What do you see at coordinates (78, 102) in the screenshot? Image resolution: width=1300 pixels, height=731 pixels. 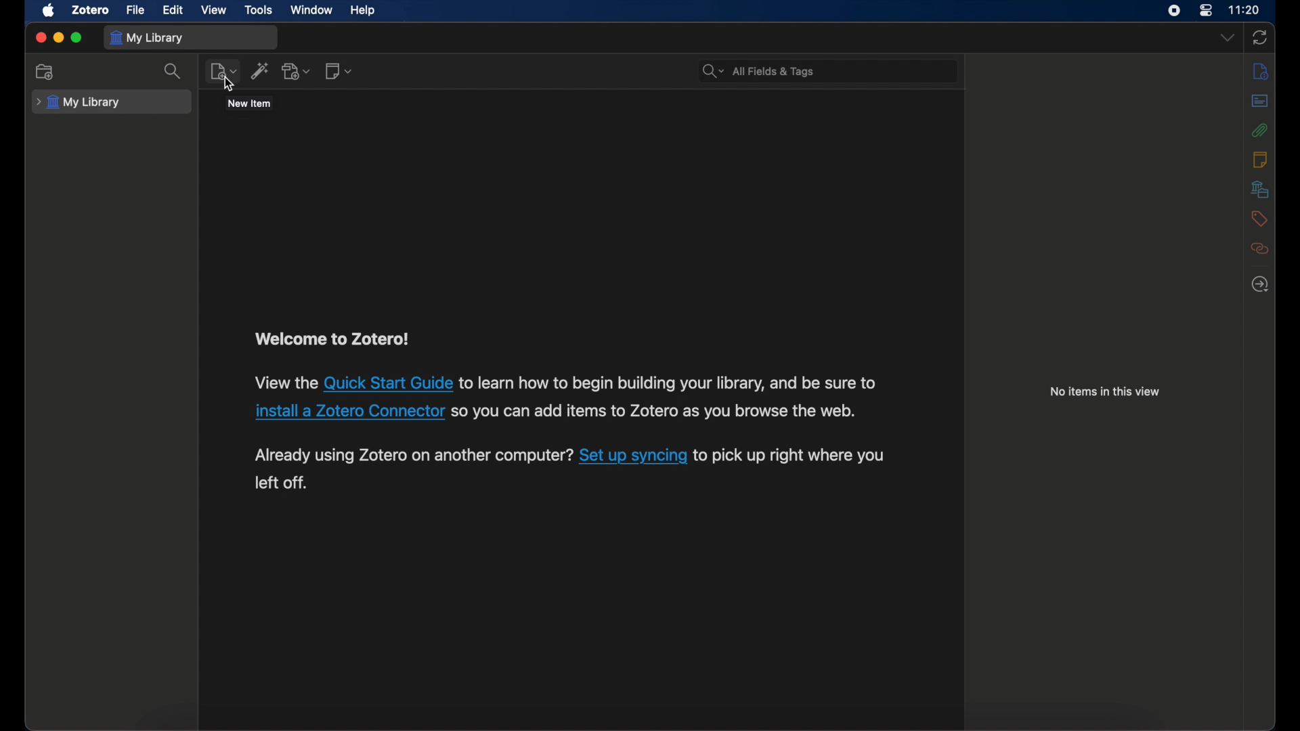 I see `my library` at bounding box center [78, 102].